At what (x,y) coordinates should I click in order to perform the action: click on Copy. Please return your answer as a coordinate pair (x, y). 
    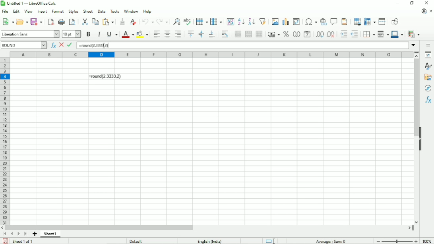
    Looking at the image, I should click on (95, 22).